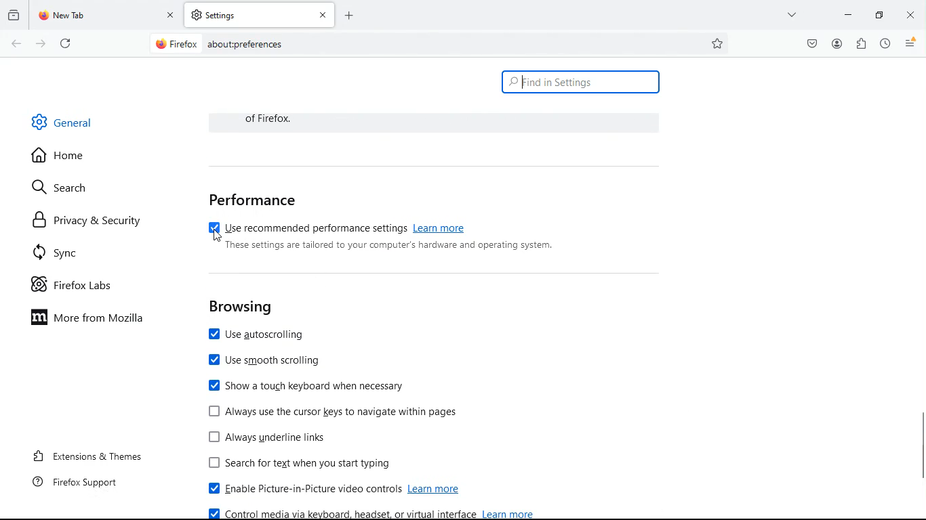 Image resolution: width=926 pixels, height=520 pixels. What do you see at coordinates (276, 118) in the screenshot?
I see `of Firefox.` at bounding box center [276, 118].